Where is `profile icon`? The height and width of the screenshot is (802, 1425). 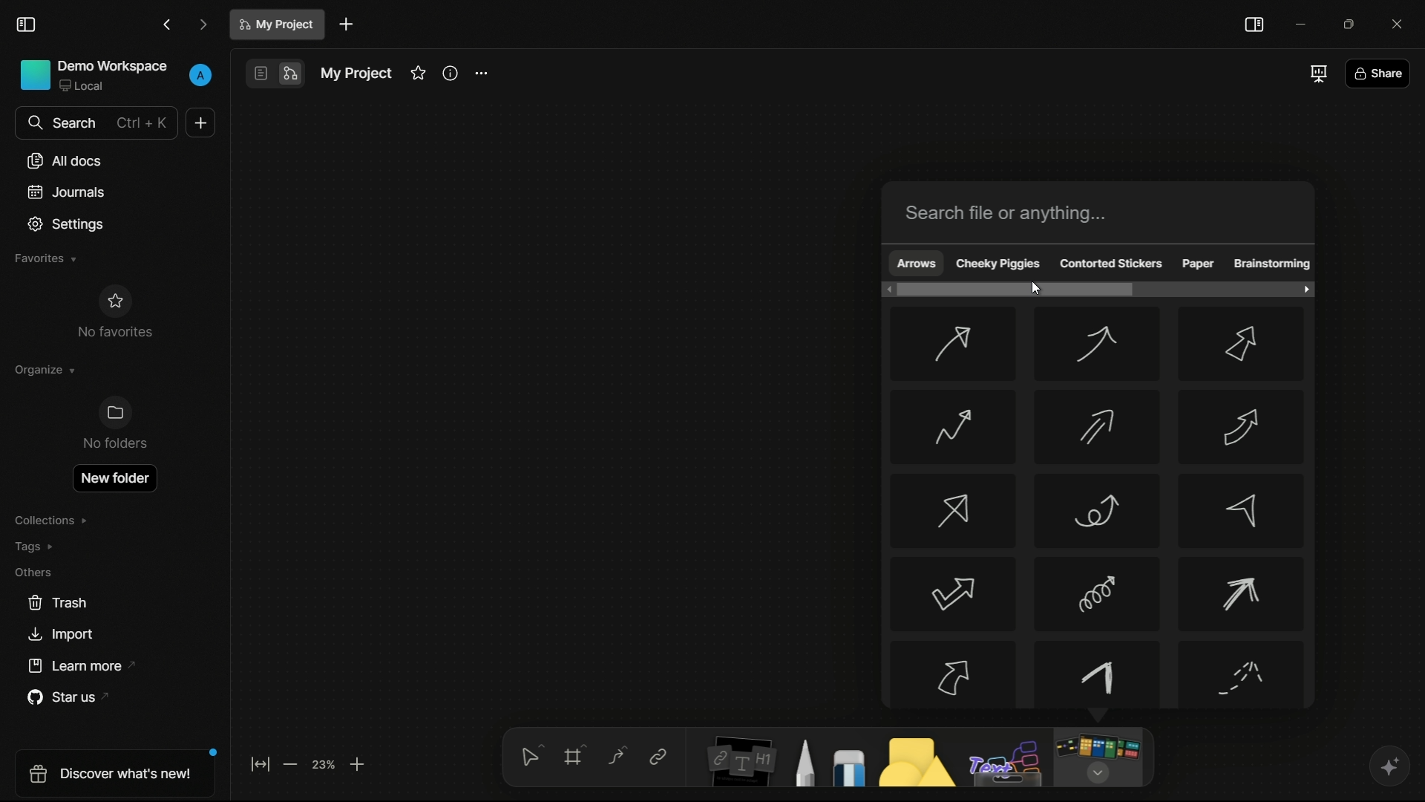
profile icon is located at coordinates (202, 73).